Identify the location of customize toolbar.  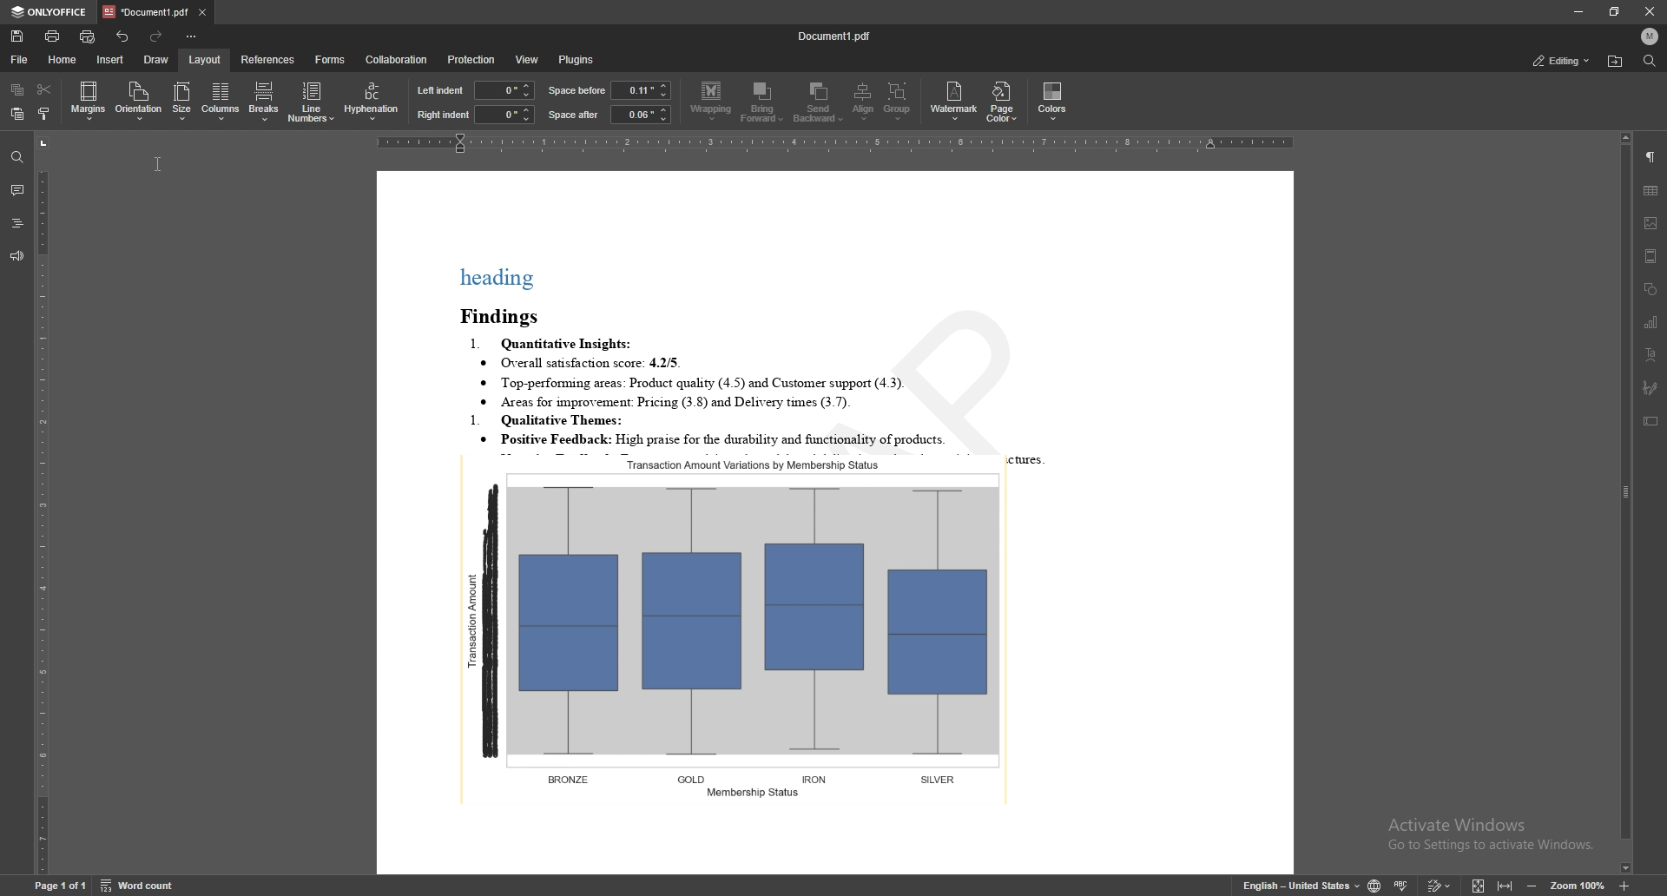
(190, 36).